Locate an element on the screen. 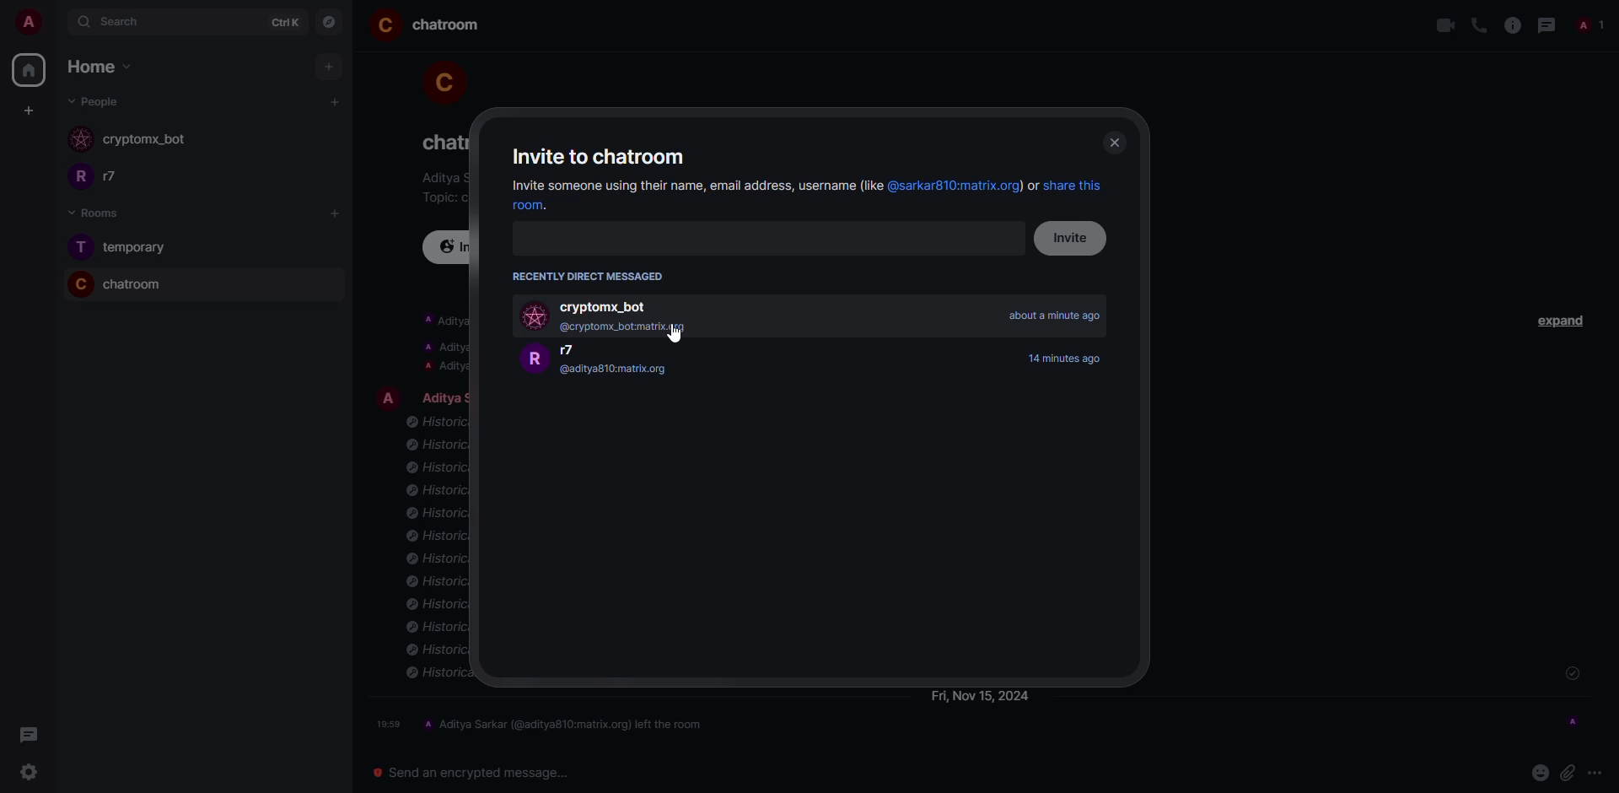 Image resolution: width=1619 pixels, height=793 pixels. profile image is located at coordinates (82, 141).